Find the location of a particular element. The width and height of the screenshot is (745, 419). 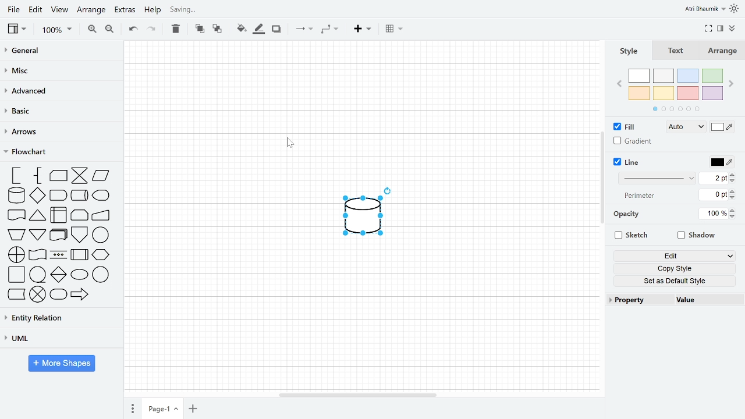

direct data is located at coordinates (79, 196).